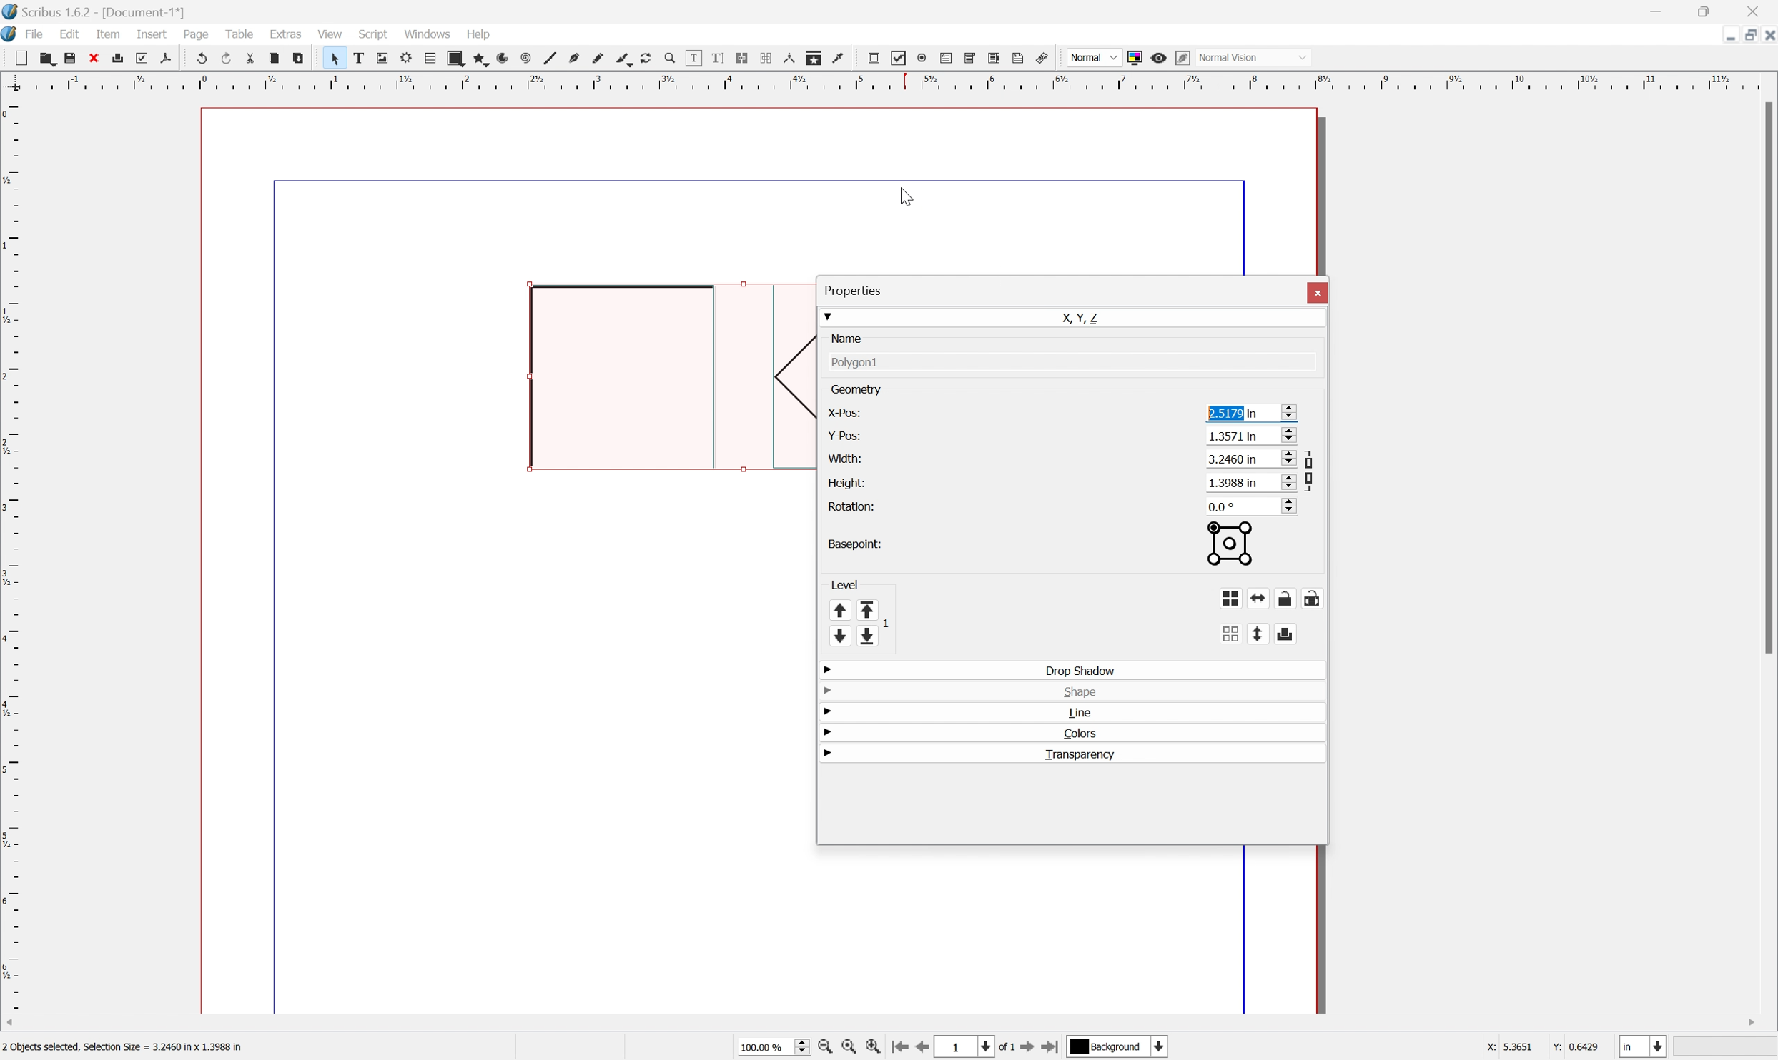 The height and width of the screenshot is (1060, 1778). I want to click on Restore Down, so click(1707, 10).